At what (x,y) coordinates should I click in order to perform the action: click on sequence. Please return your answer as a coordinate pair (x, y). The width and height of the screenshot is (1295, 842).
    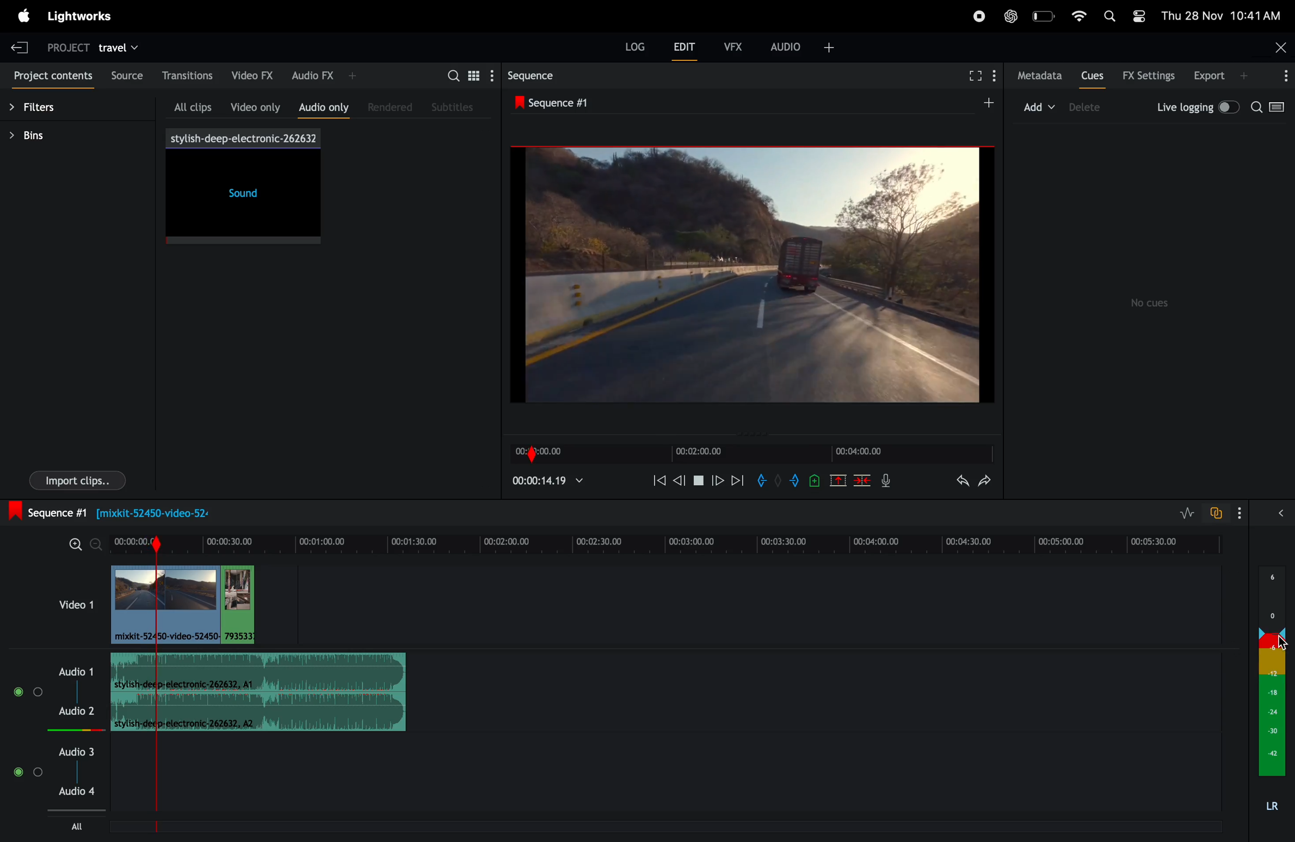
    Looking at the image, I should click on (550, 76).